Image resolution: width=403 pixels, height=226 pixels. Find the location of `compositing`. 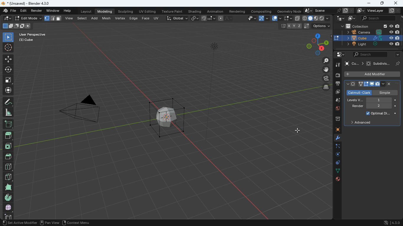

compositing is located at coordinates (261, 11).